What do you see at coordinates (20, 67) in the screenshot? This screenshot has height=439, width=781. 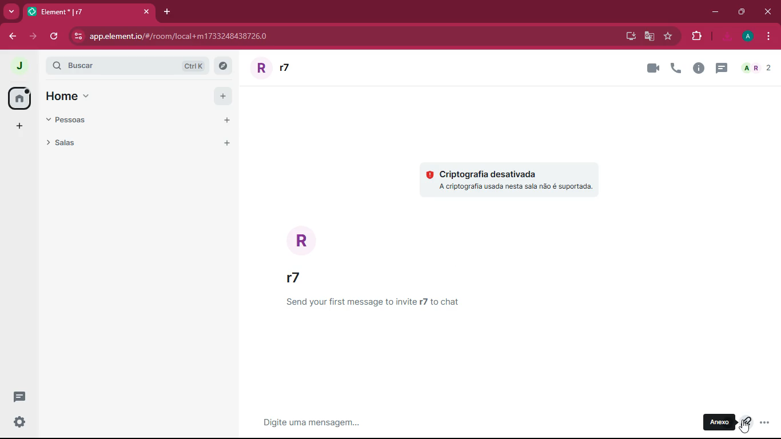 I see `profile picture` at bounding box center [20, 67].